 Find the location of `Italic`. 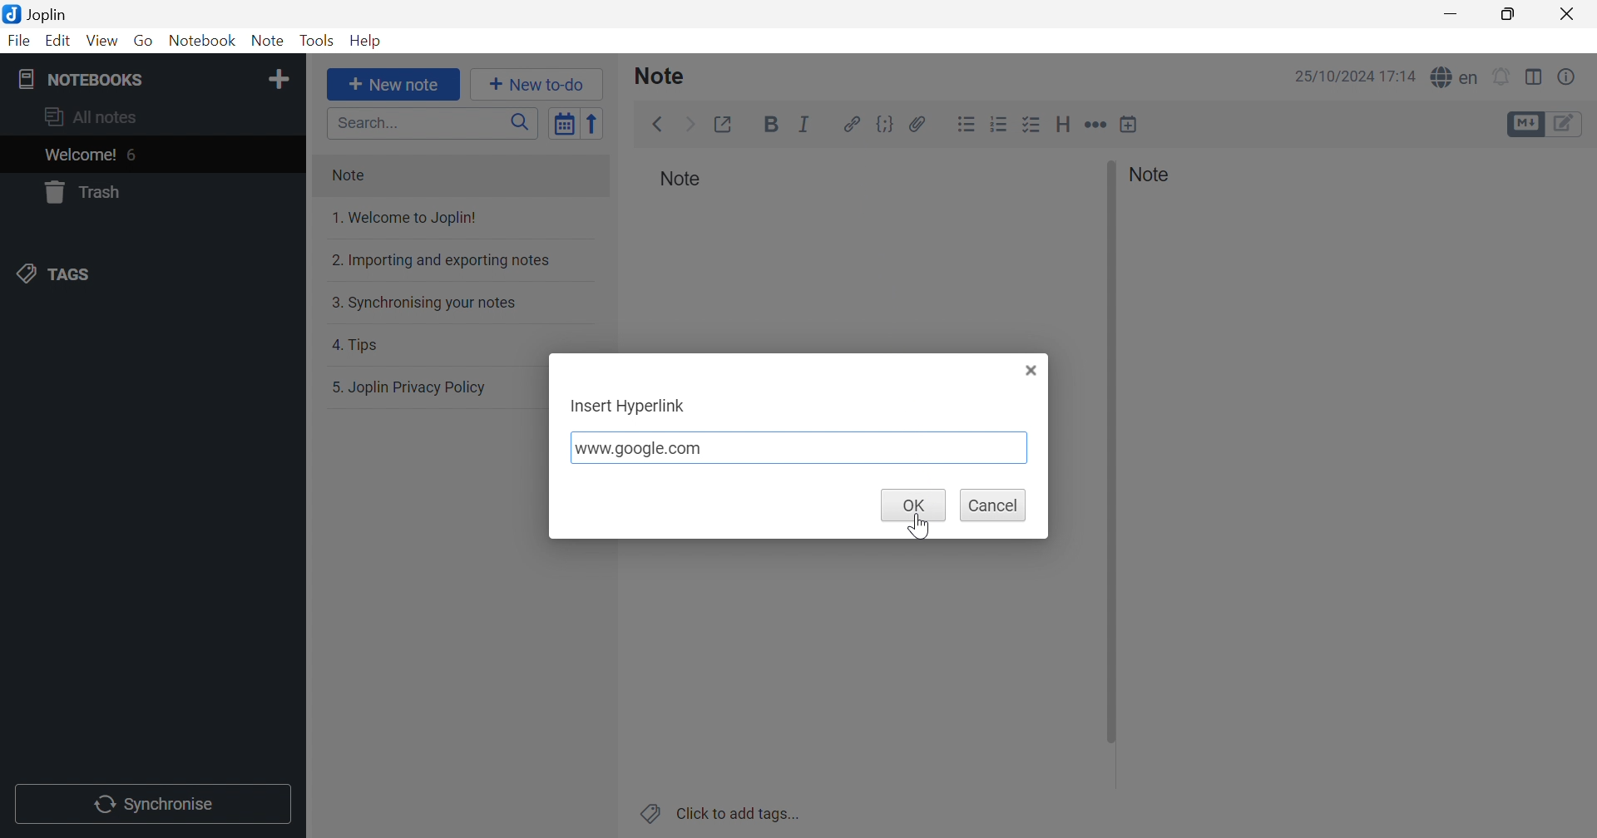

Italic is located at coordinates (805, 122).